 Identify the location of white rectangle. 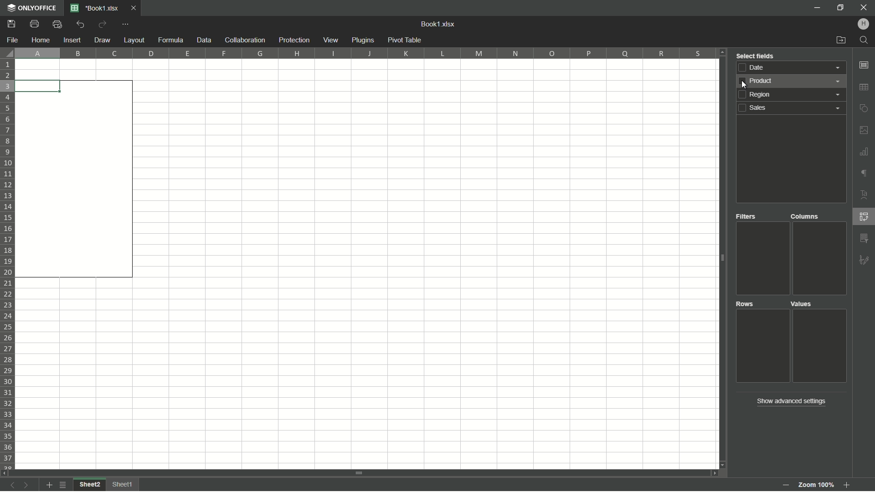
(74, 180).